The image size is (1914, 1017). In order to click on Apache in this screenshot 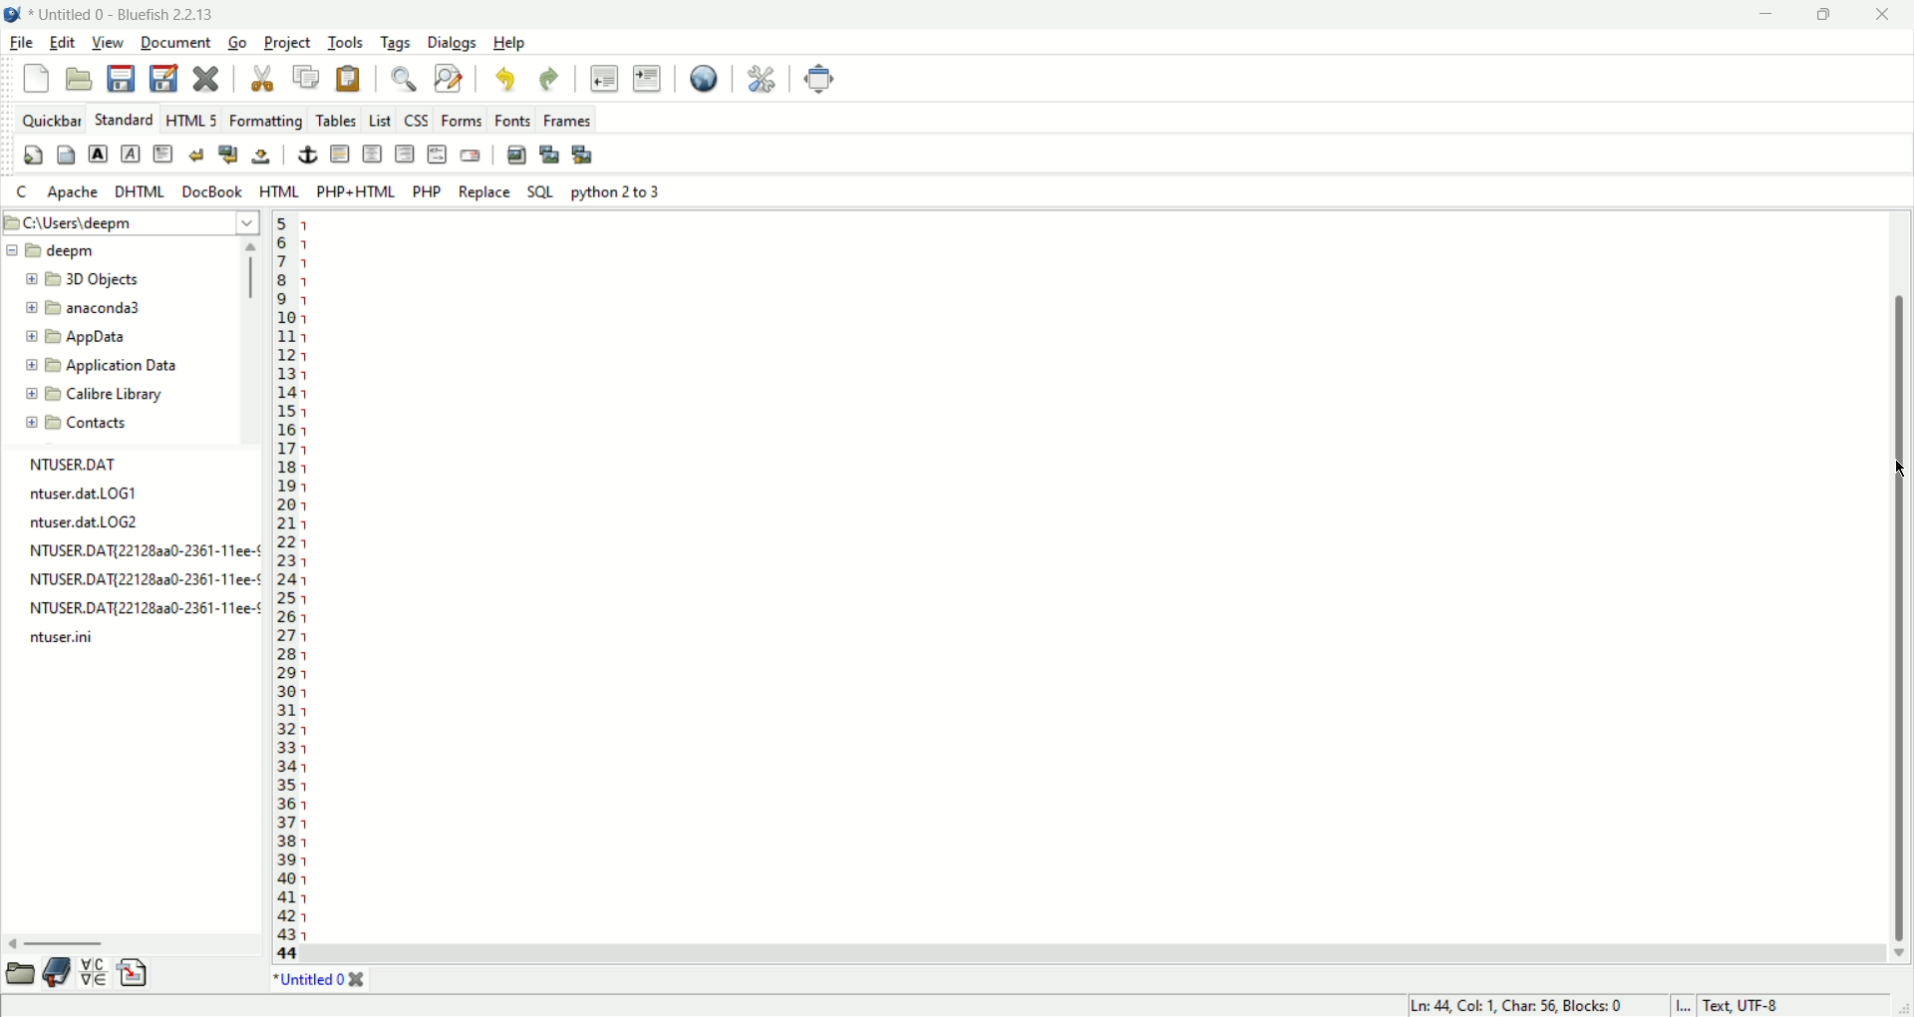, I will do `click(73, 192)`.